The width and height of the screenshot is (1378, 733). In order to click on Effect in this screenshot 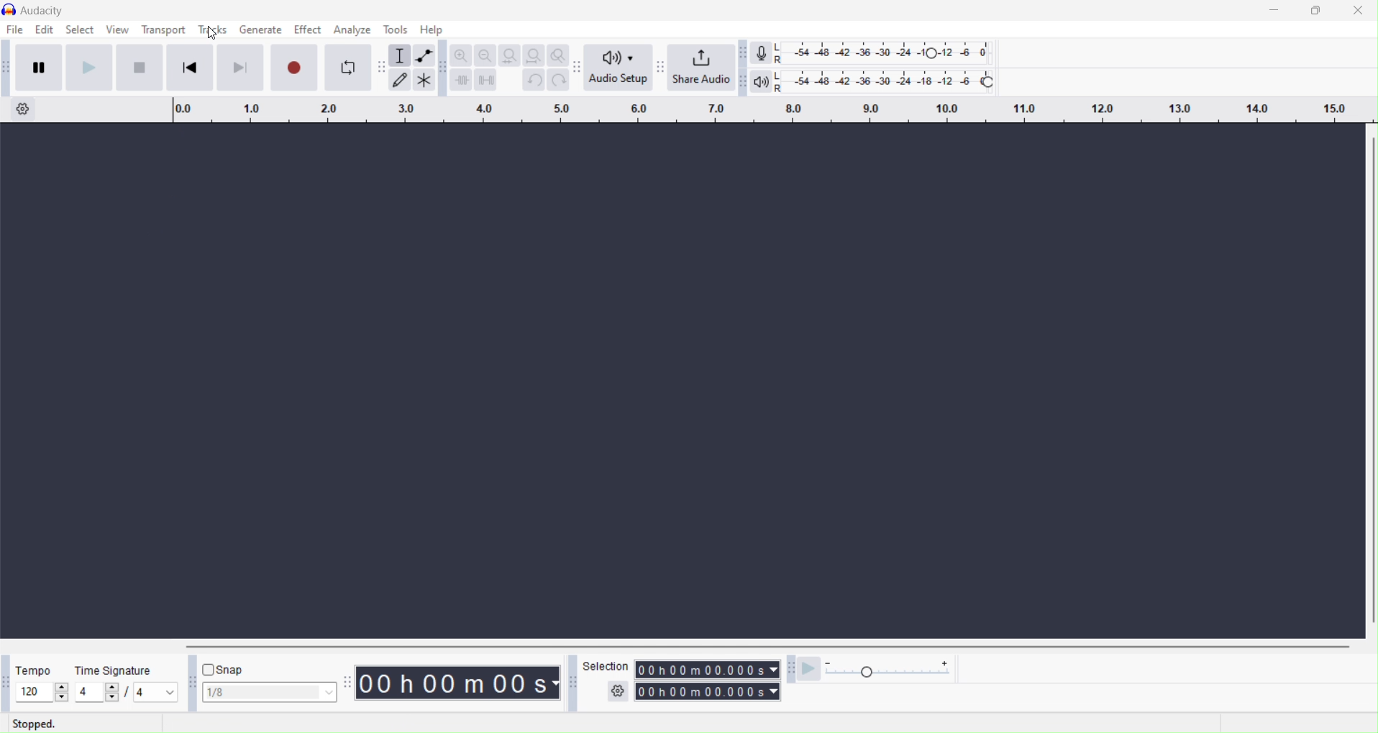, I will do `click(304, 29)`.